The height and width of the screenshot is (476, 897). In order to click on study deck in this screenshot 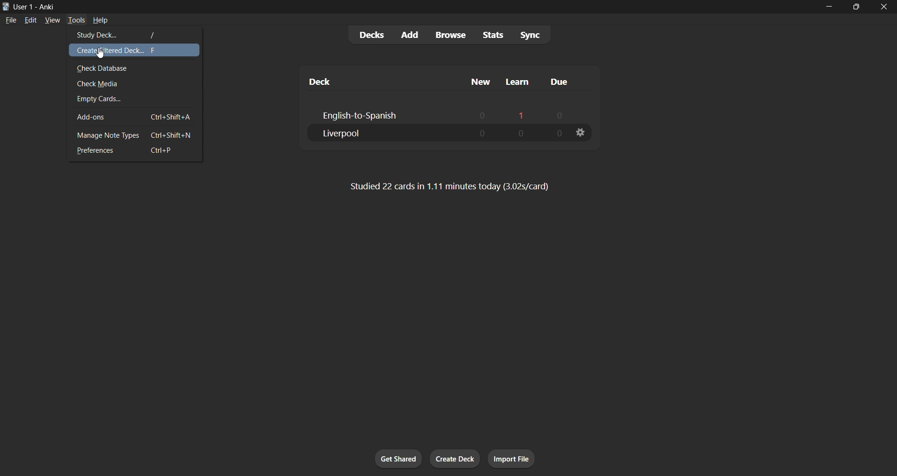, I will do `click(129, 35)`.